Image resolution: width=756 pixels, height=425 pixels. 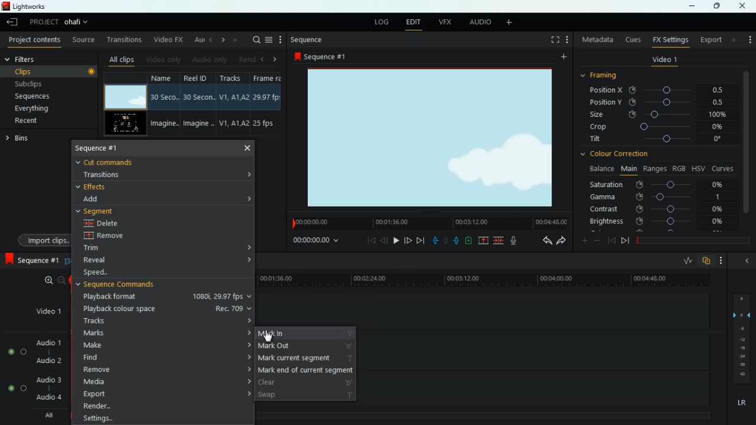 I want to click on - 12 (layer), so click(x=743, y=339).